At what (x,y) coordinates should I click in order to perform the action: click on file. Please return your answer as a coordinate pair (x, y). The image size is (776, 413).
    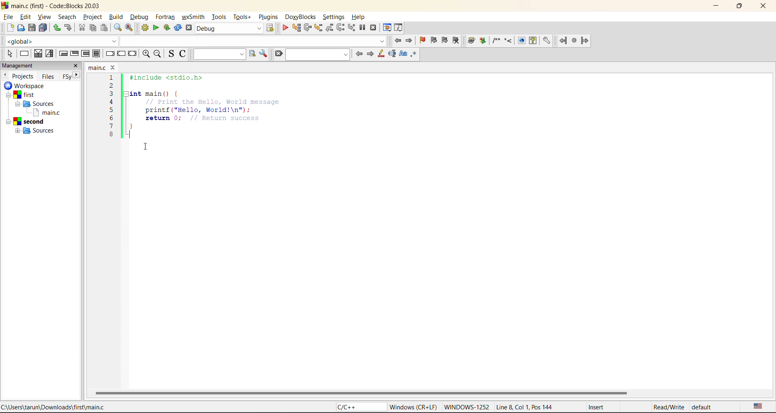
    Looking at the image, I should click on (8, 17).